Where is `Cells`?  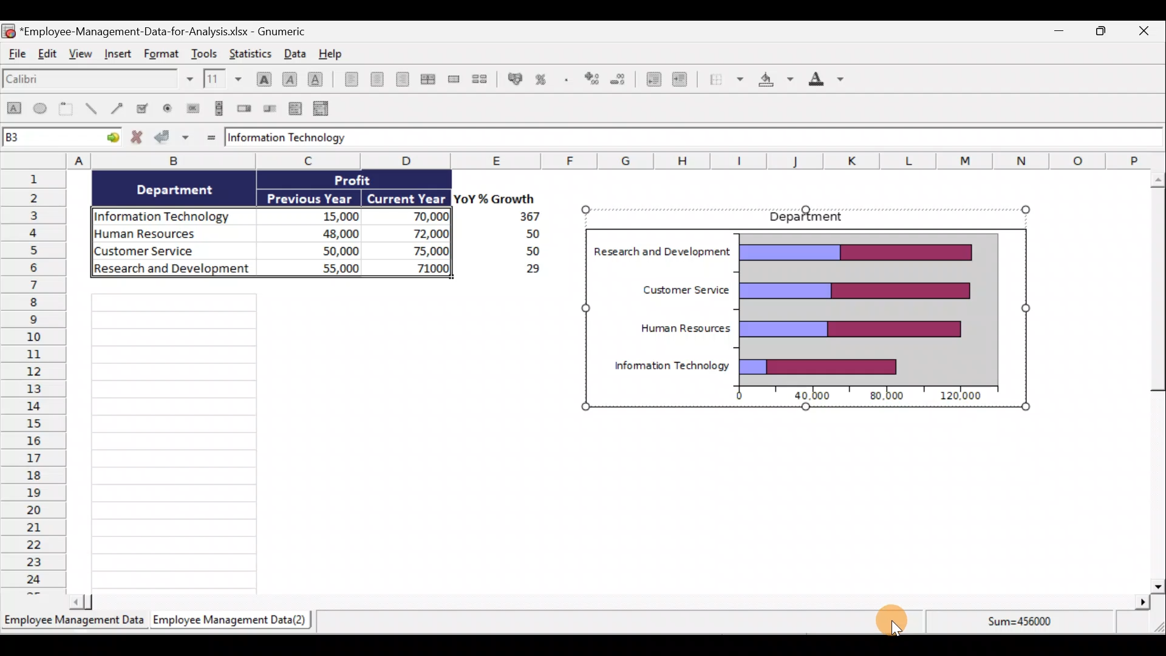 Cells is located at coordinates (214, 442).